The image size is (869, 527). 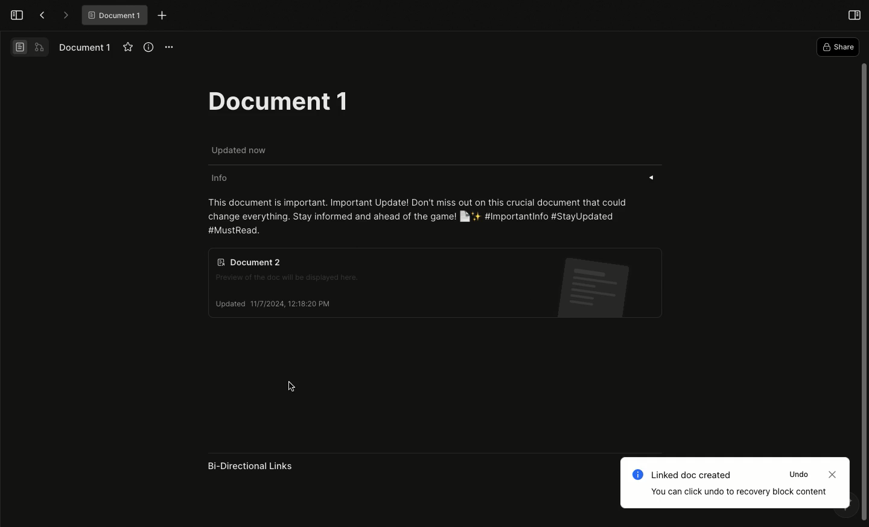 I want to click on Preview of the doc will be displayed here., so click(x=298, y=278).